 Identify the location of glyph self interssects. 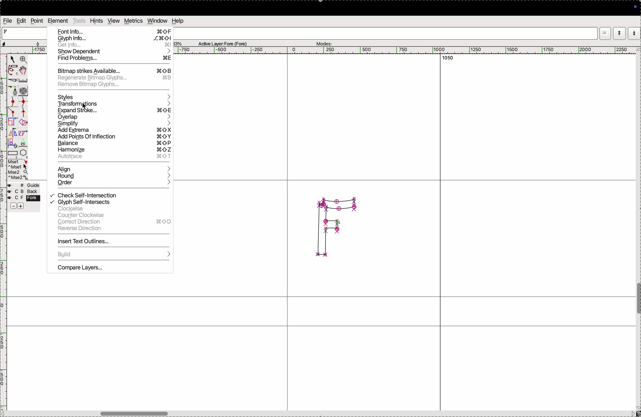
(109, 201).